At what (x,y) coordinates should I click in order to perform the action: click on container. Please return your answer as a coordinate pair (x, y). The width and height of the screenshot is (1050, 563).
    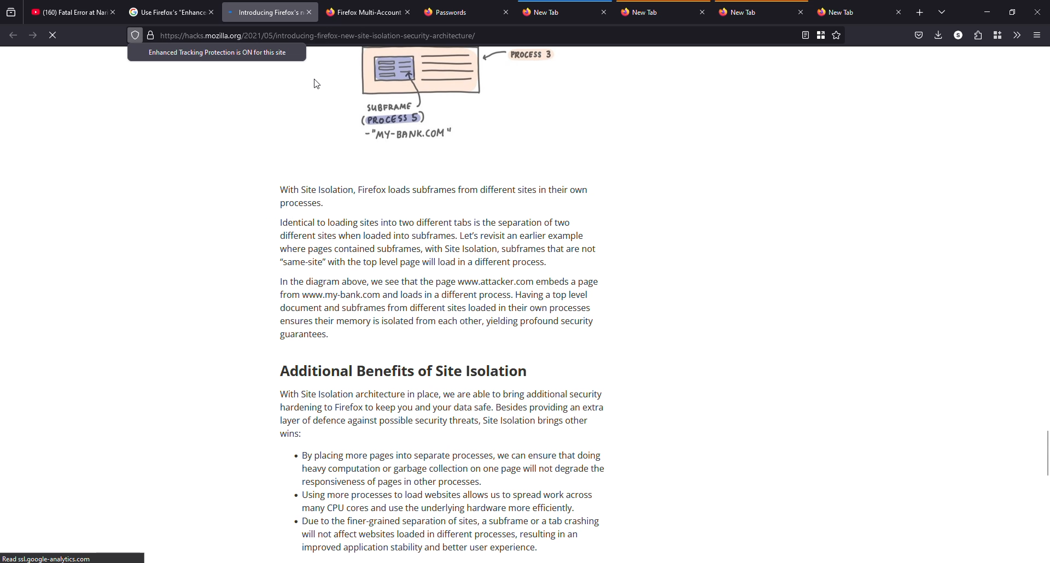
    Looking at the image, I should click on (997, 35).